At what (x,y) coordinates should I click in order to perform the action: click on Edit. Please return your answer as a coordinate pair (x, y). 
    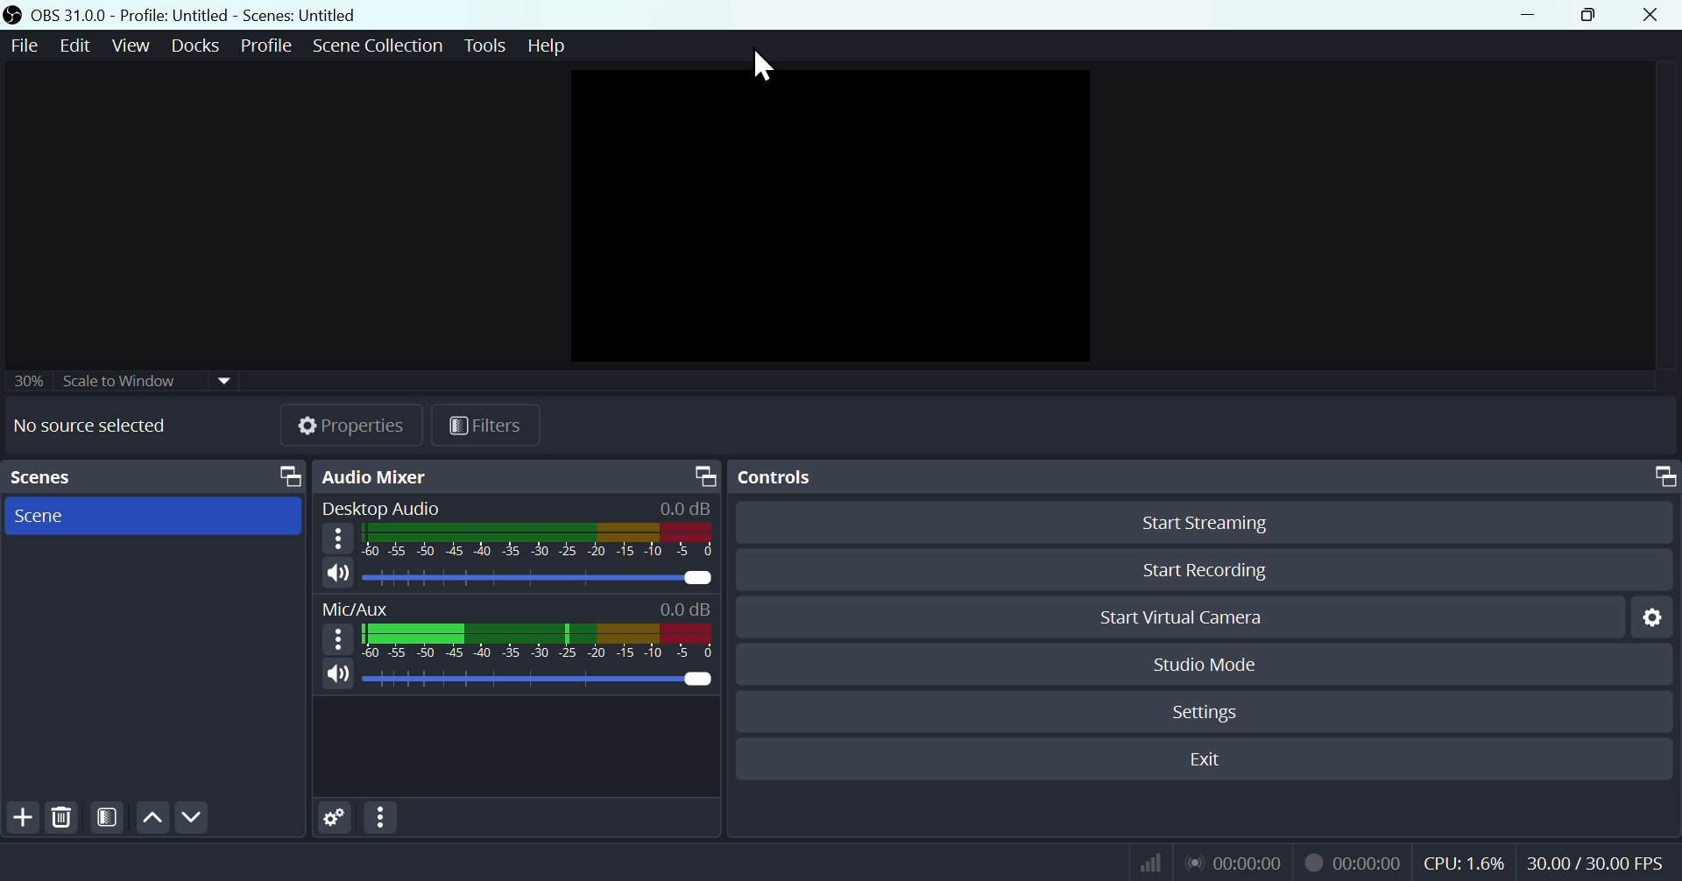
    Looking at the image, I should click on (77, 45).